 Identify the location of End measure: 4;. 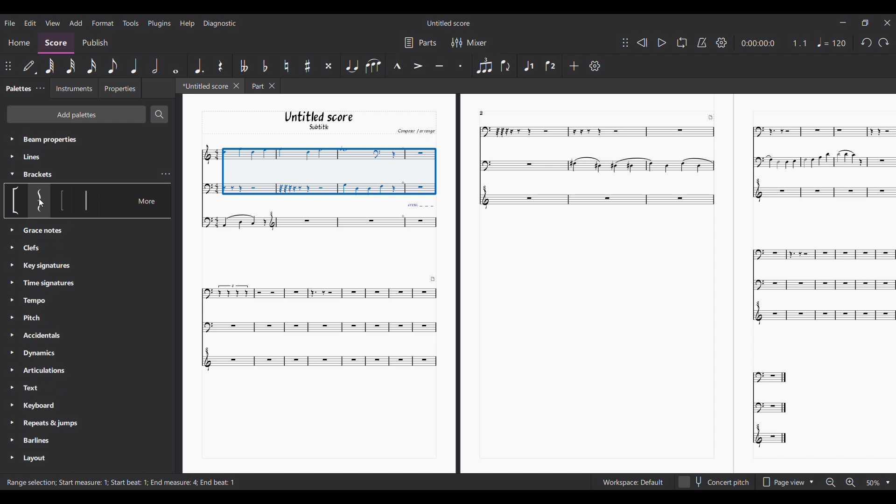
(174, 482).